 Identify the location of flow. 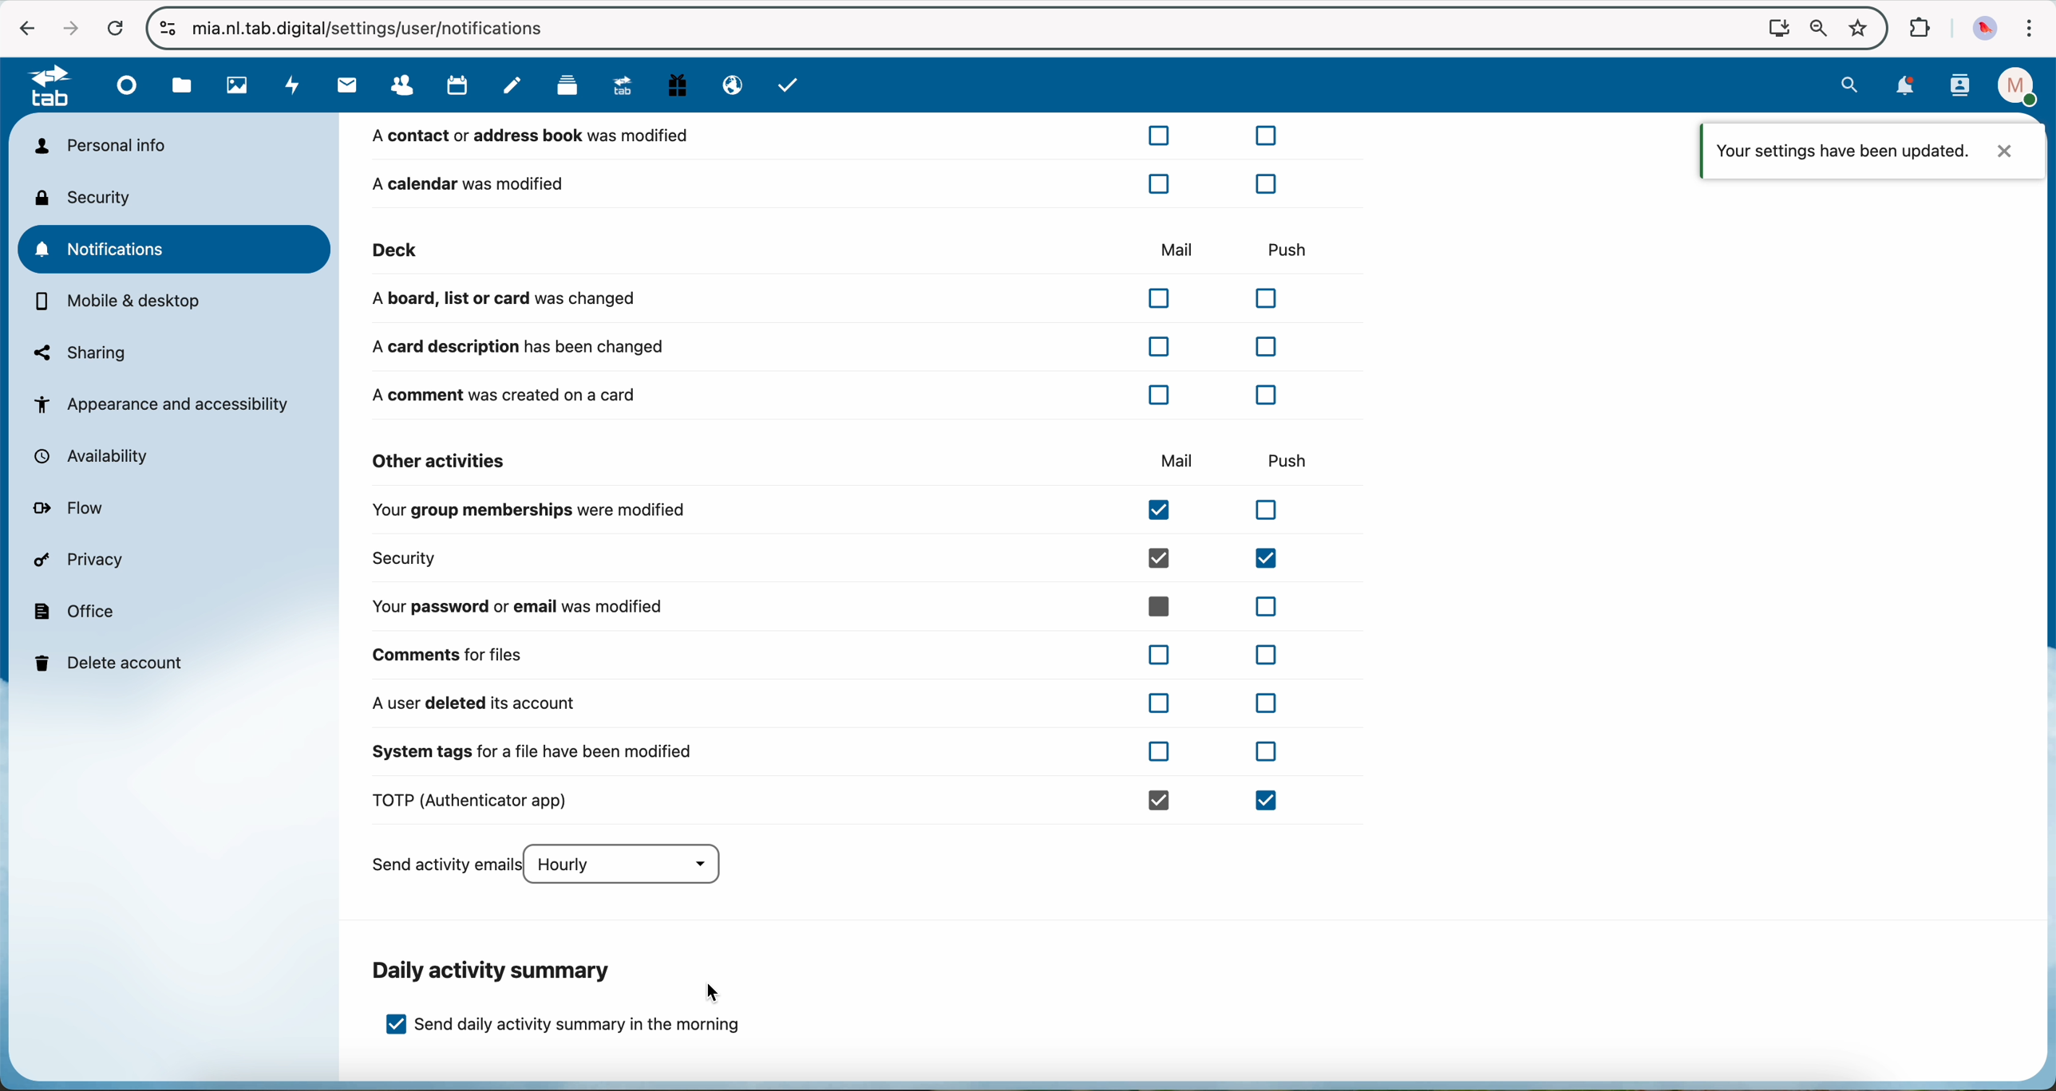
(73, 510).